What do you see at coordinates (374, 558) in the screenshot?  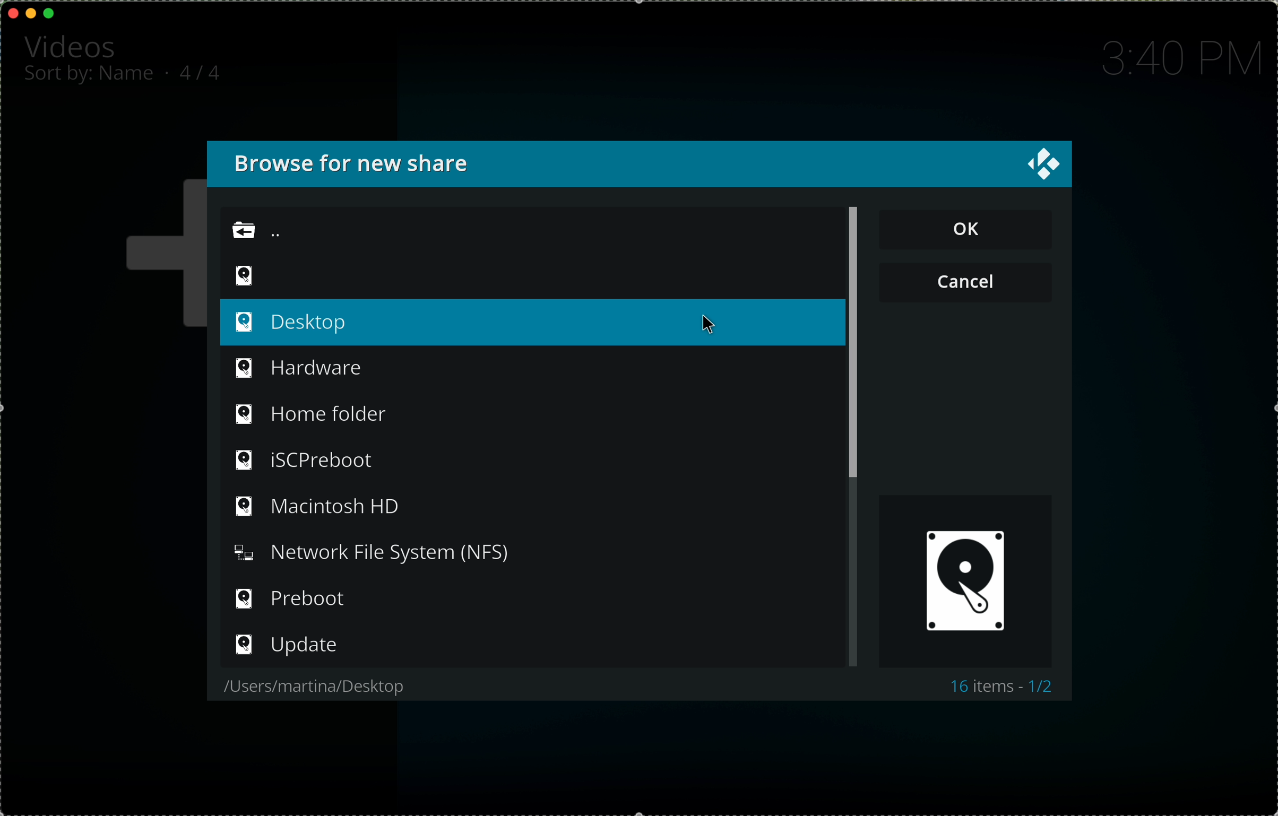 I see `NFS` at bounding box center [374, 558].